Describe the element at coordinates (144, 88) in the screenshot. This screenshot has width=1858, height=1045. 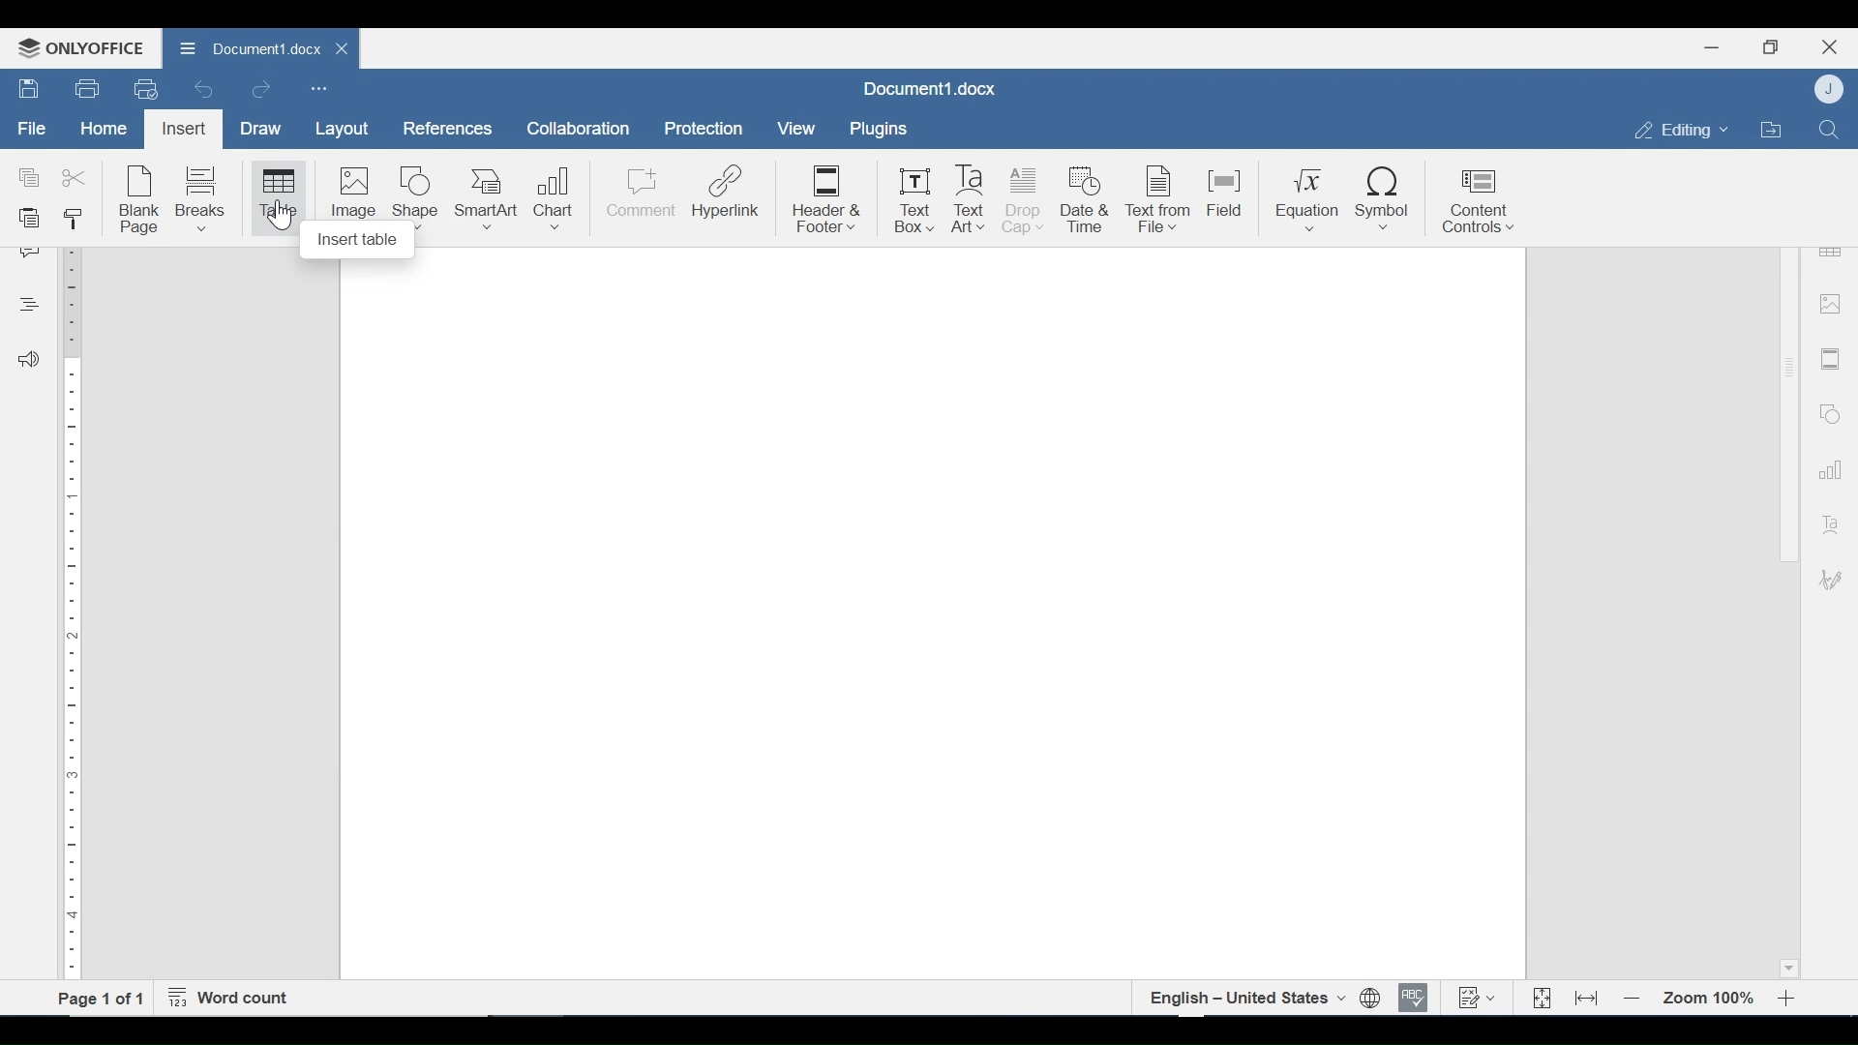
I see `Quick Print` at that location.